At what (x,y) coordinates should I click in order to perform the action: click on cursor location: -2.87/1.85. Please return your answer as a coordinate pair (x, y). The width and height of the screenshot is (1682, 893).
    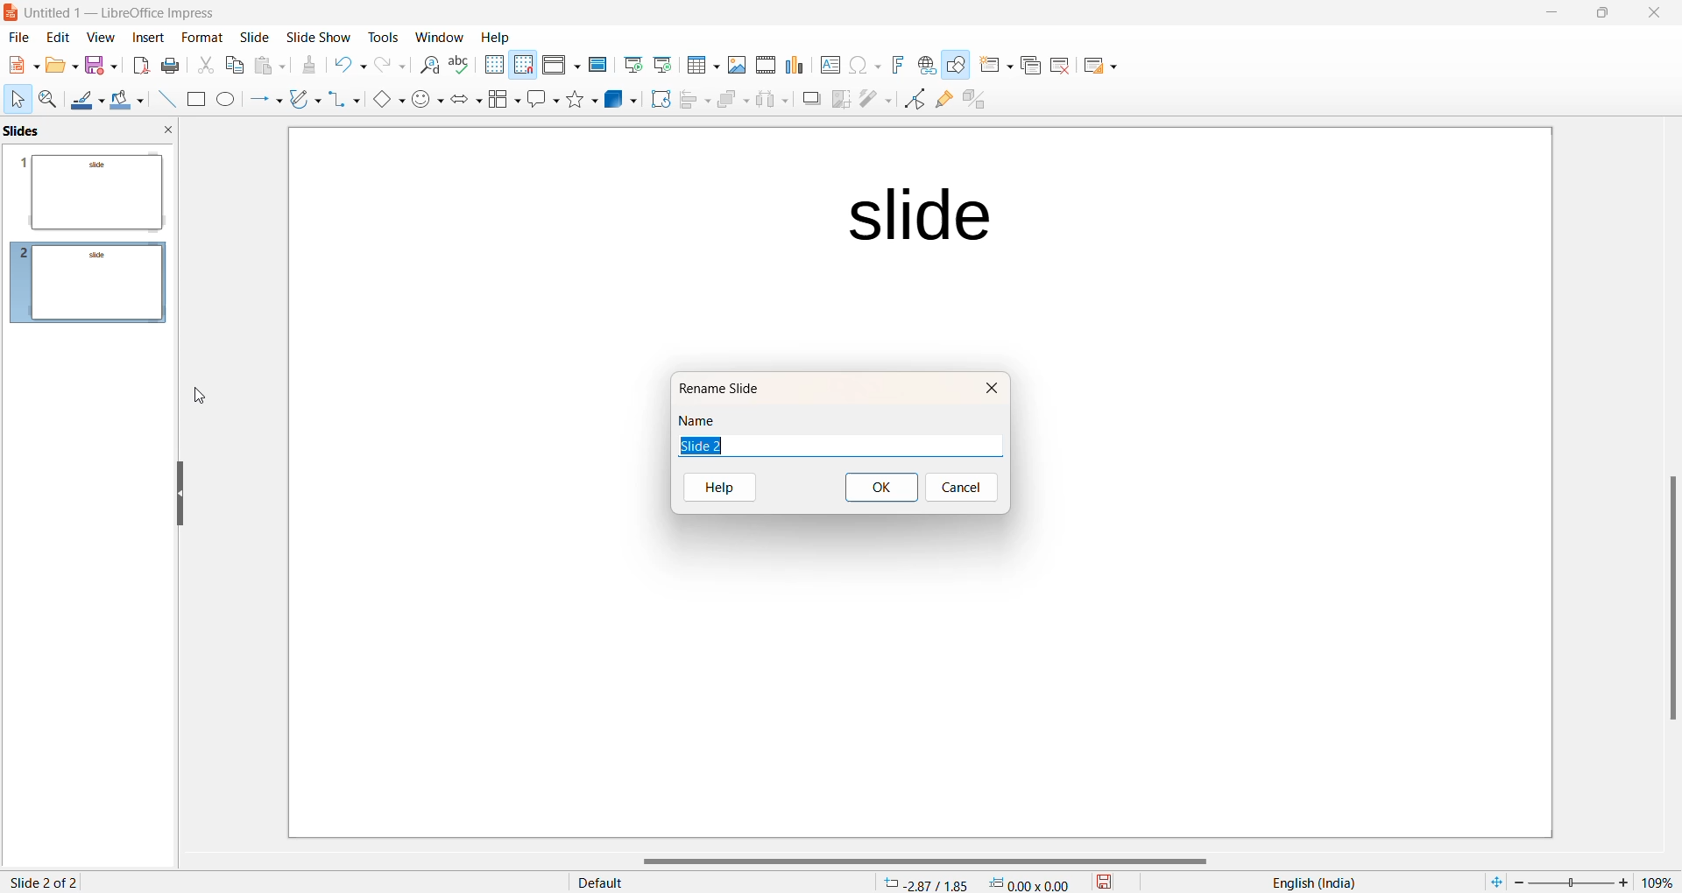
    Looking at the image, I should click on (926, 883).